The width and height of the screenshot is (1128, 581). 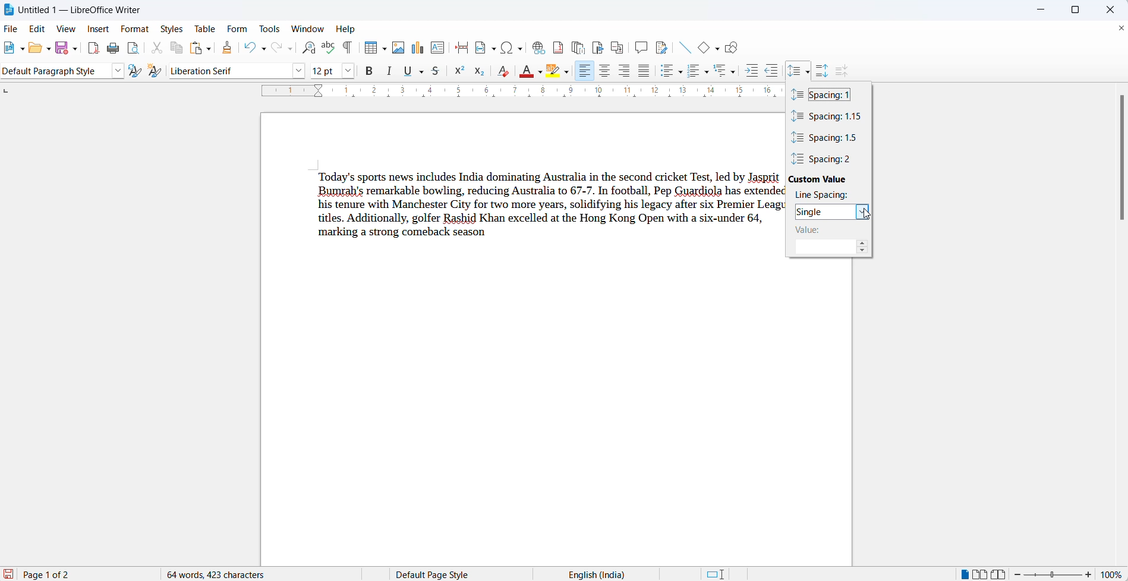 I want to click on toggle ordered list, so click(x=692, y=70).